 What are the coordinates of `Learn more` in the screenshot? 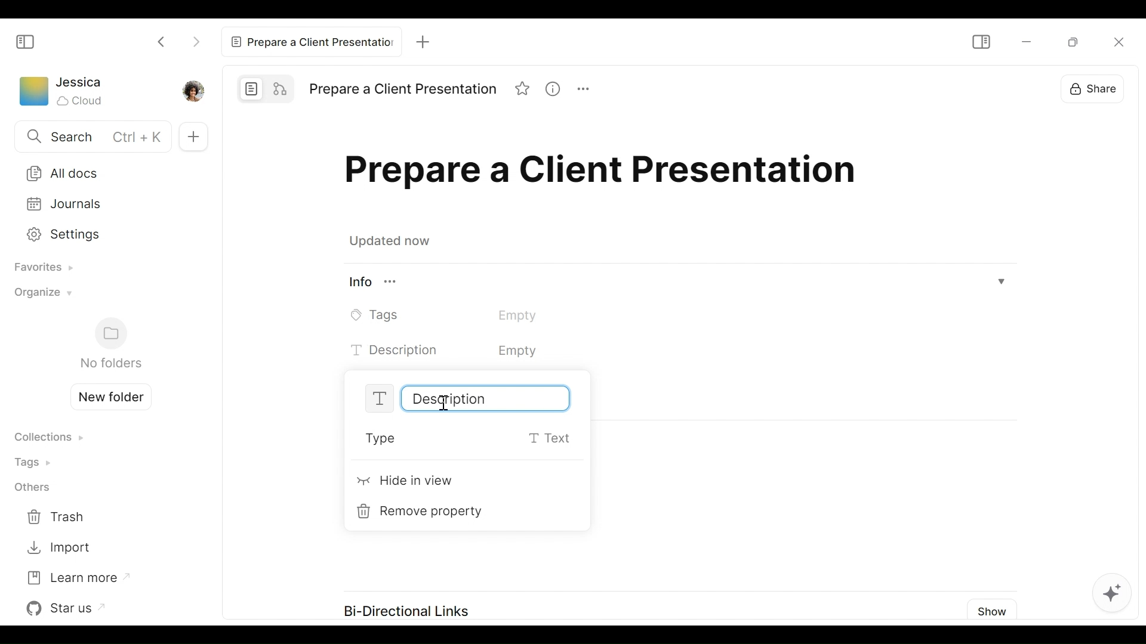 It's located at (77, 577).